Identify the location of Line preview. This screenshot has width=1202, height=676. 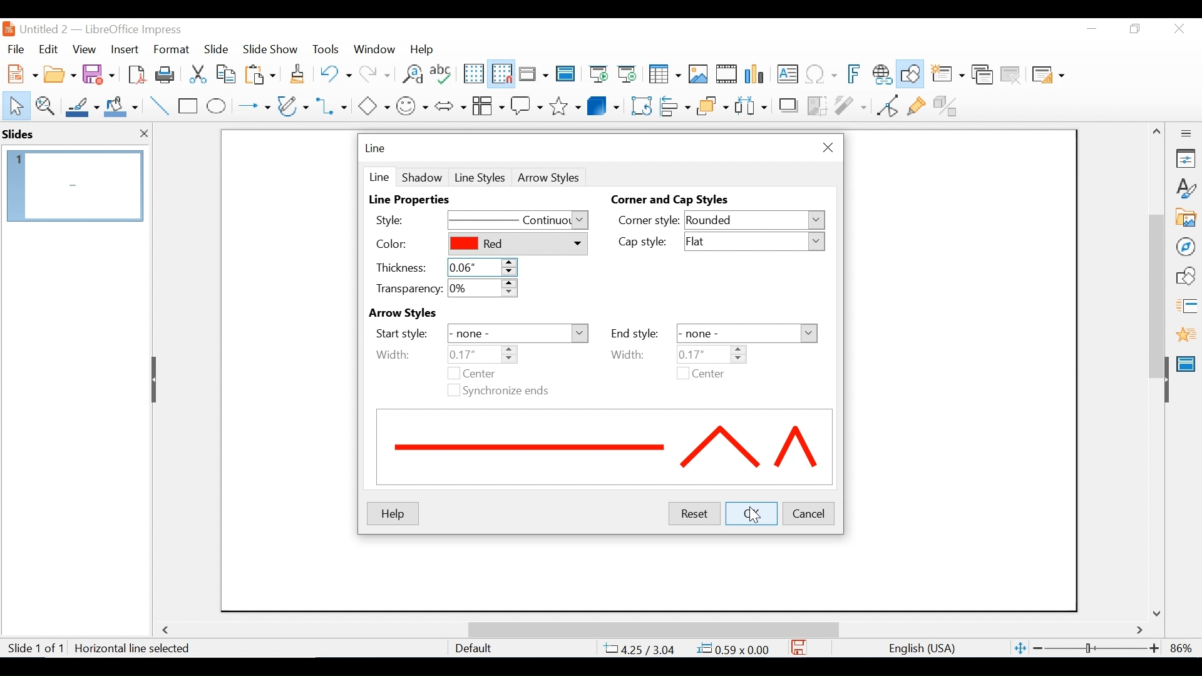
(605, 447).